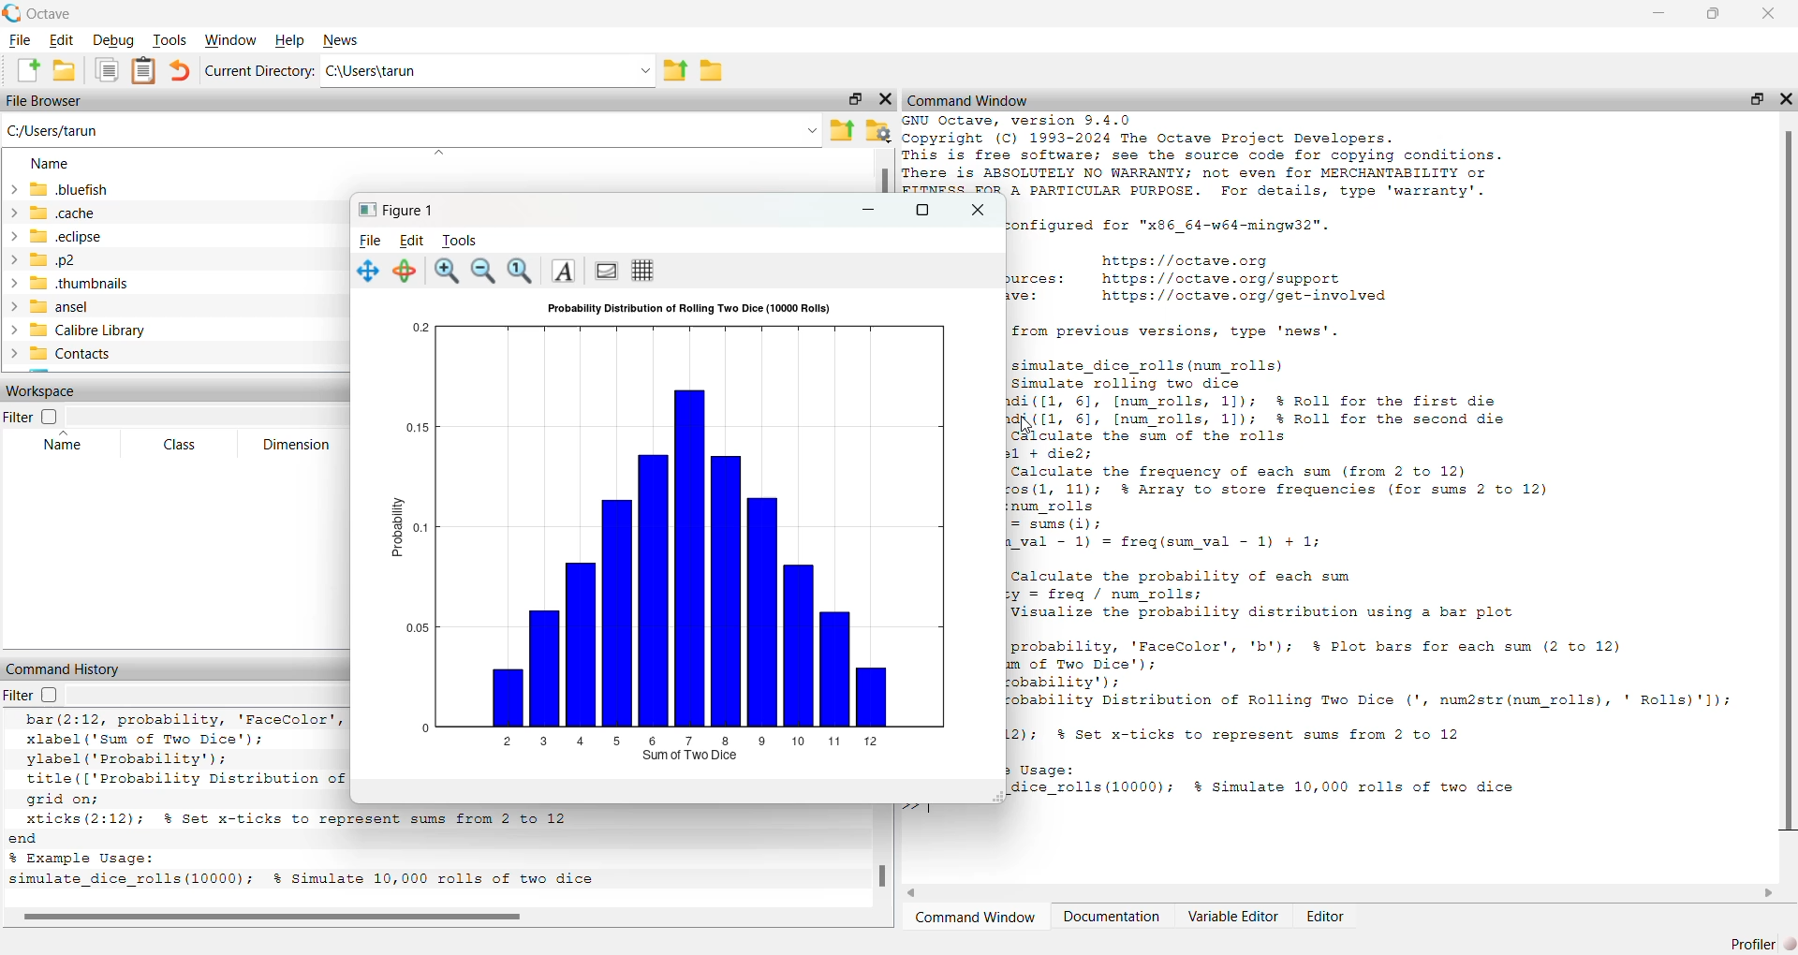 The height and width of the screenshot is (955, 1798). I want to click on Help, so click(285, 39).